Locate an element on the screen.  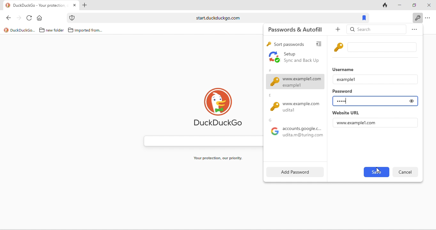
google accounts is located at coordinates (295, 133).